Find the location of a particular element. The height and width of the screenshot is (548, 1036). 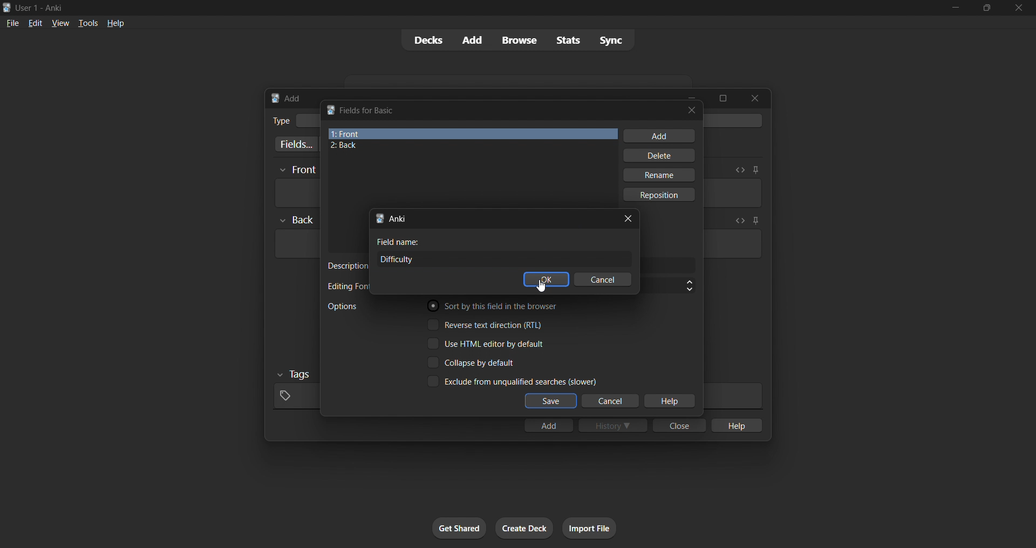

close is located at coordinates (755, 98).